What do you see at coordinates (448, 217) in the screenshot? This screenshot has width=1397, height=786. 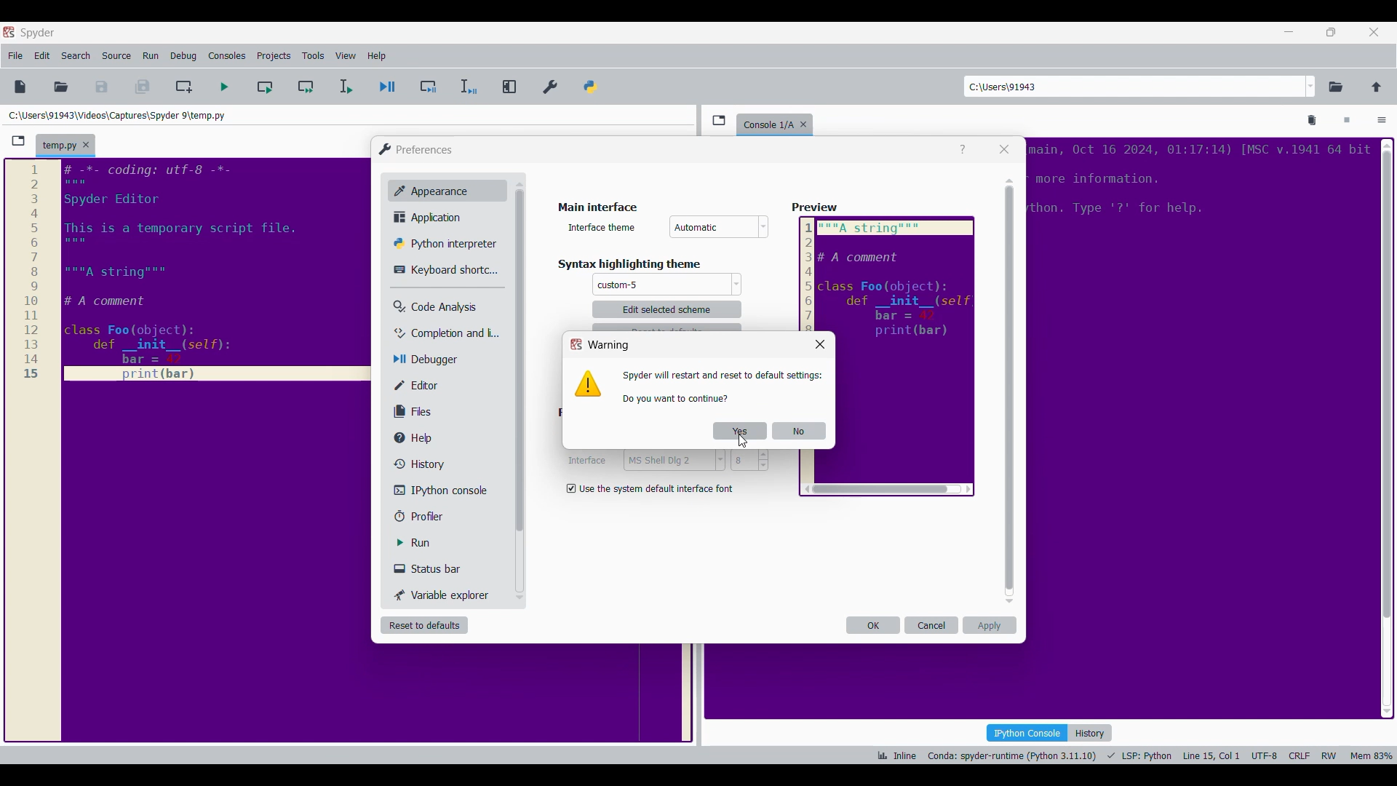 I see `Application setting` at bounding box center [448, 217].